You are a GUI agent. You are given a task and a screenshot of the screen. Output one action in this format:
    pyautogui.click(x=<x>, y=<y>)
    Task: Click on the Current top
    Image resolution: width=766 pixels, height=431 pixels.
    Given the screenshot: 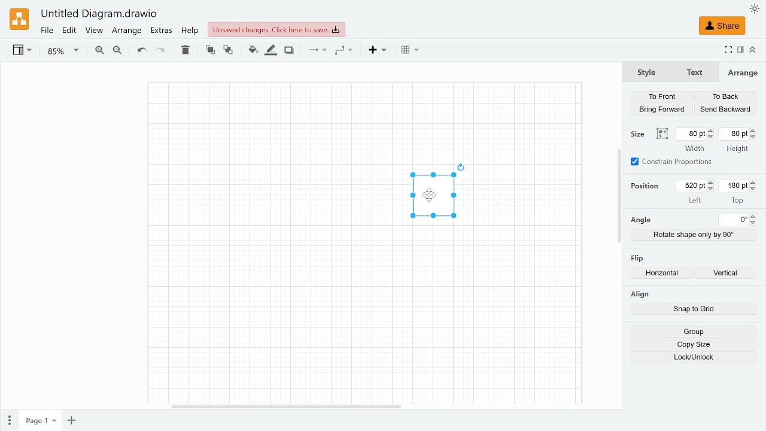 What is the action you would take?
    pyautogui.click(x=733, y=186)
    